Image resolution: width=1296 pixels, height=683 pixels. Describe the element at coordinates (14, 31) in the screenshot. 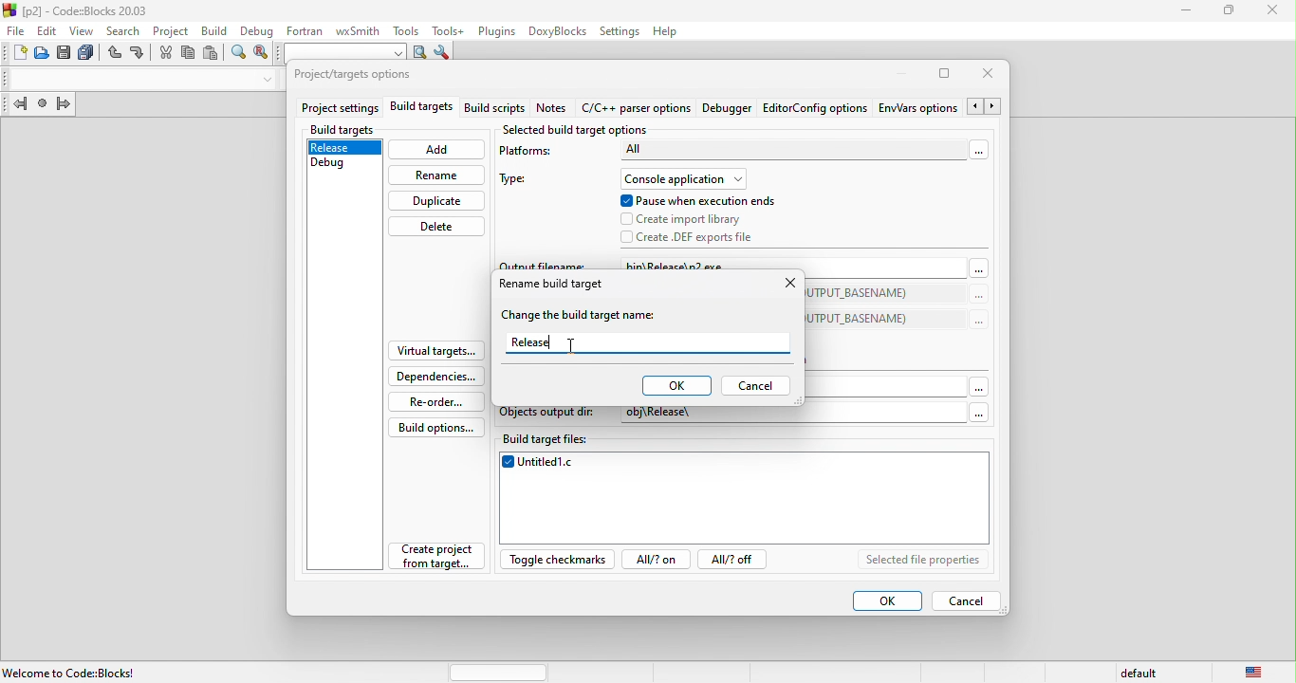

I see `file` at that location.